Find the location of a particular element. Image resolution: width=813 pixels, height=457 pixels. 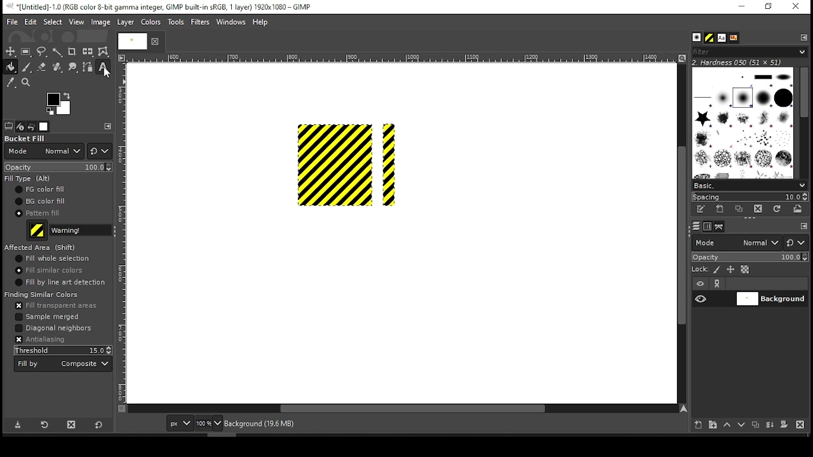

background (28.0mb) is located at coordinates (262, 424).